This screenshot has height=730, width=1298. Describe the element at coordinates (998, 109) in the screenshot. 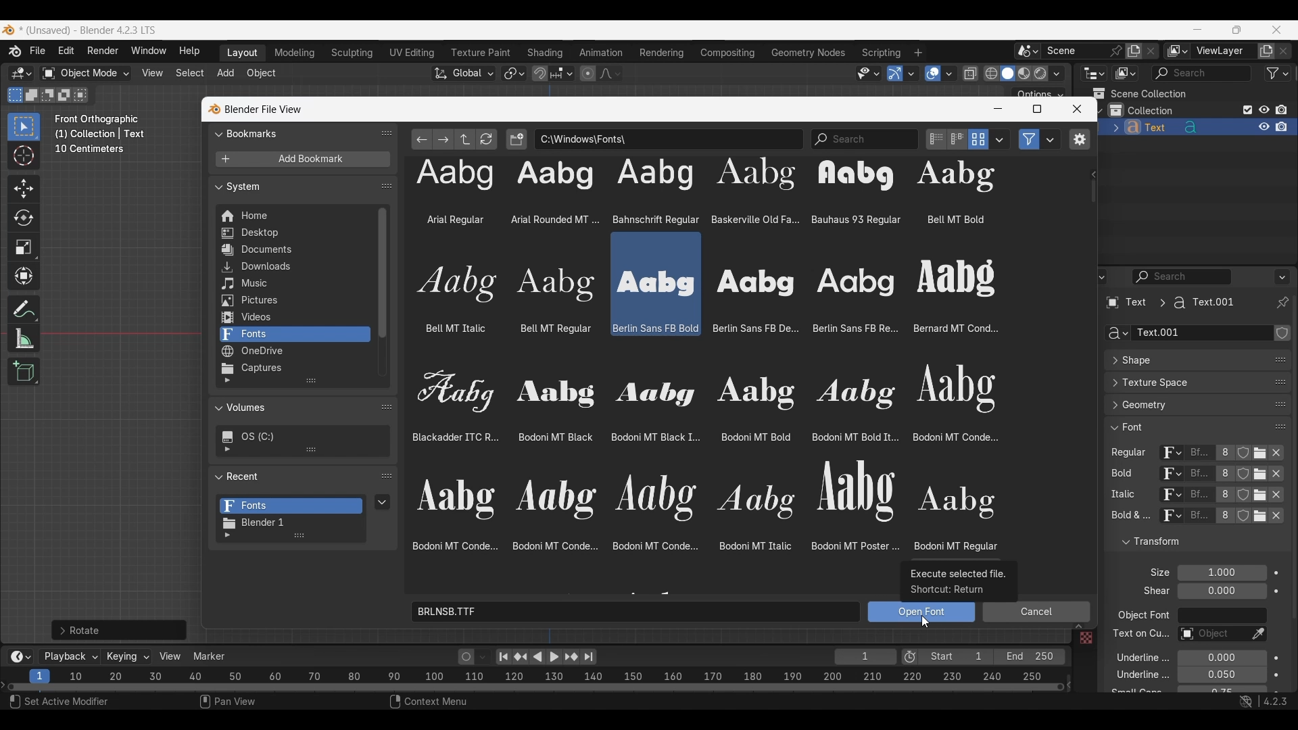

I see `Minimize` at that location.